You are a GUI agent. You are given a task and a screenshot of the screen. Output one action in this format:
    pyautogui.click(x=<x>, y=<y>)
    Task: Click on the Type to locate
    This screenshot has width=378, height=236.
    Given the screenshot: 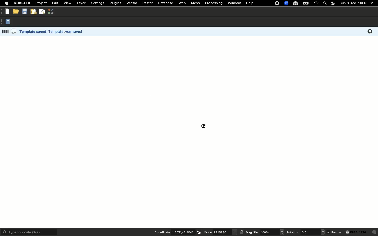 What is the action you would take?
    pyautogui.click(x=29, y=232)
    